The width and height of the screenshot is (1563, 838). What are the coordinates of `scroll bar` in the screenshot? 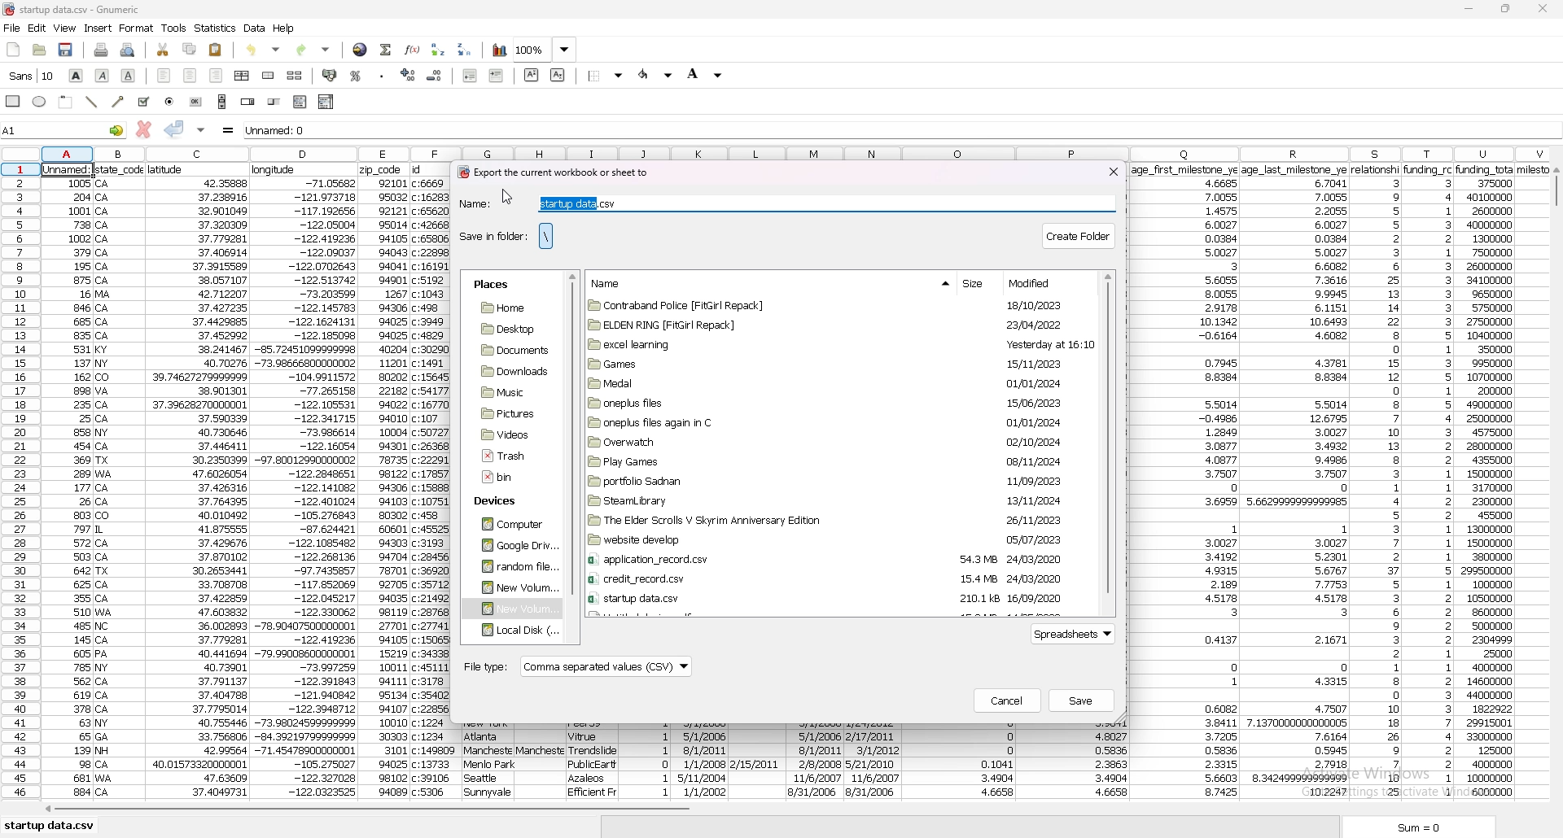 It's located at (789, 812).